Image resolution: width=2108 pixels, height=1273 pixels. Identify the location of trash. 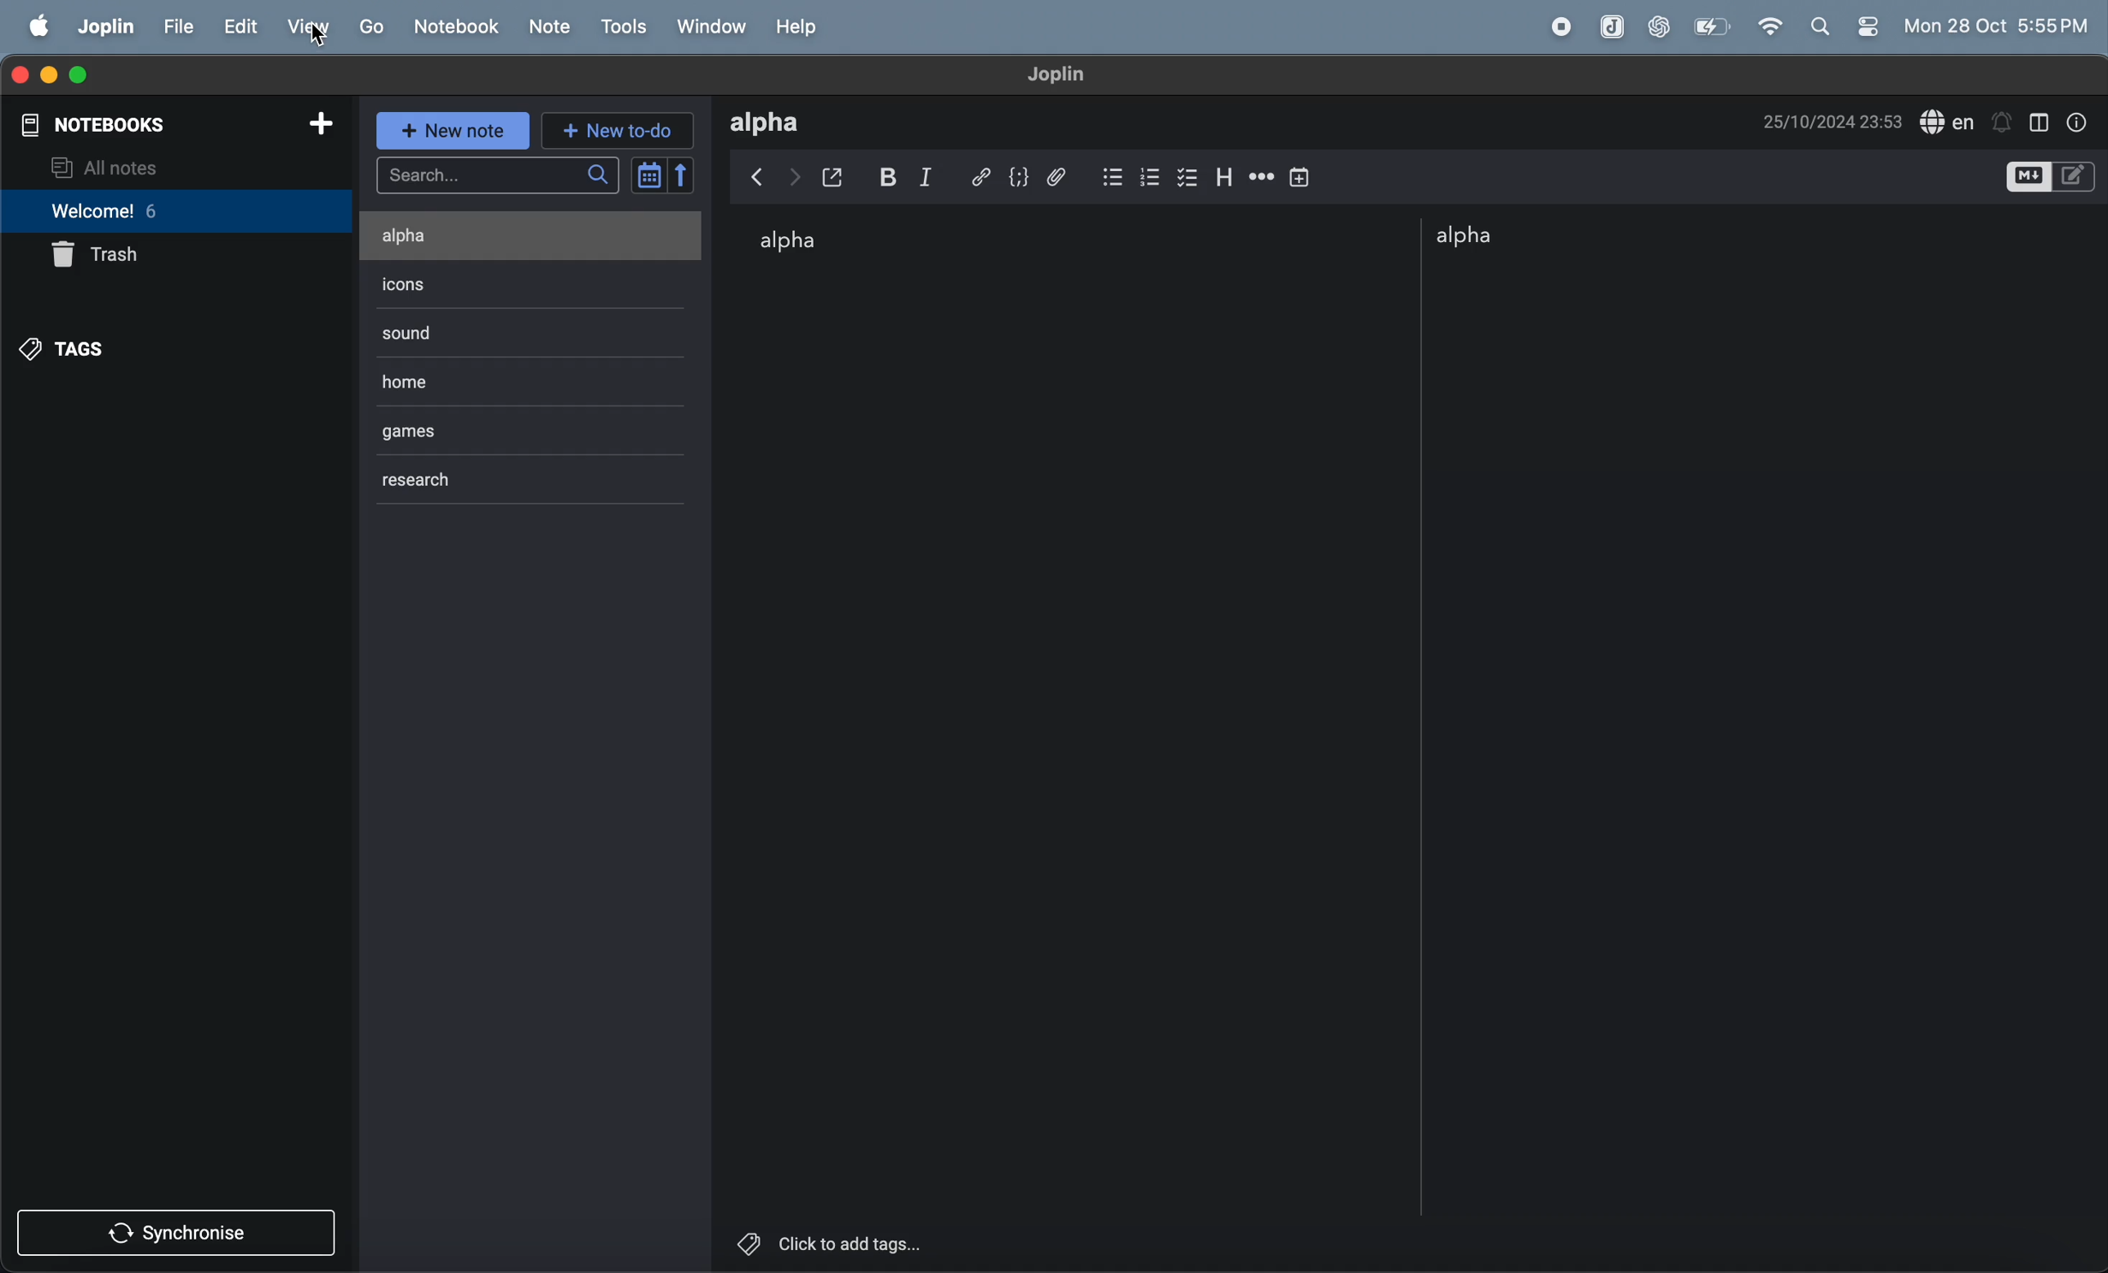
(104, 256).